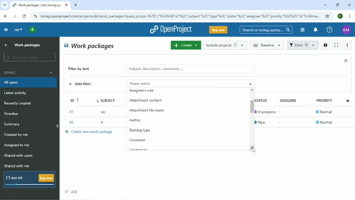 The height and width of the screenshot is (200, 355). Describe the element at coordinates (315, 30) in the screenshot. I see `To notification center` at that location.